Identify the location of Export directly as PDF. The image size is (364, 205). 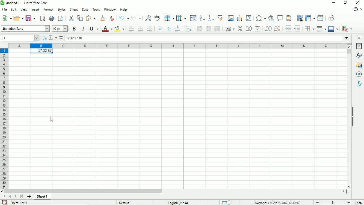
(43, 18).